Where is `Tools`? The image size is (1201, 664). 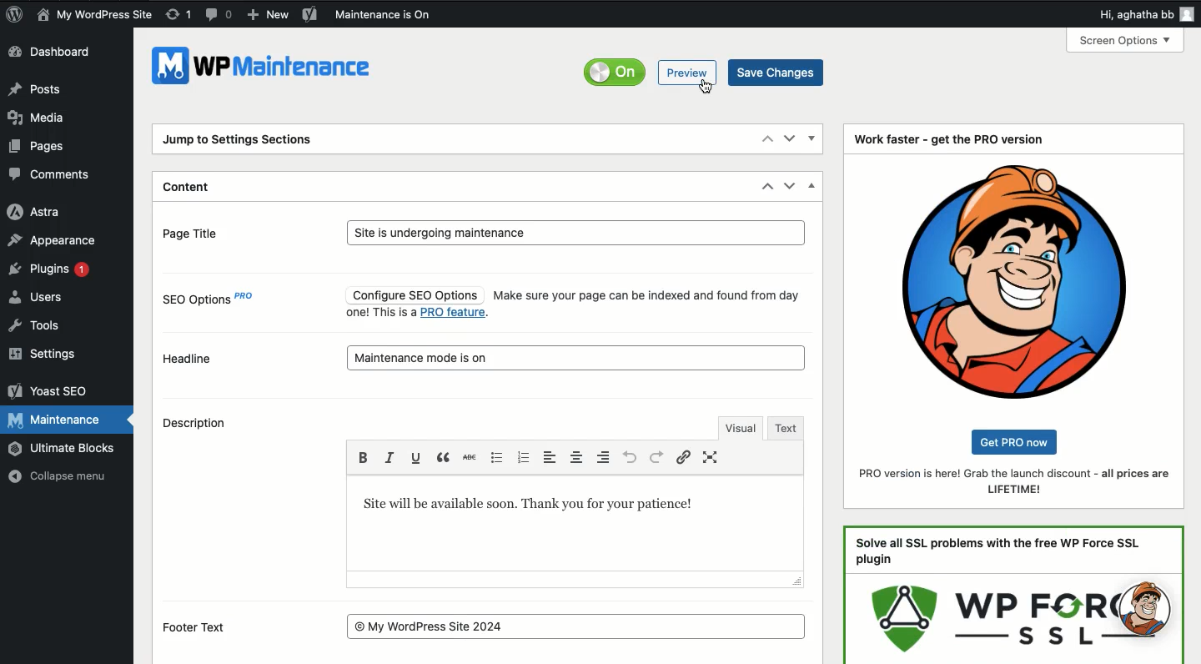 Tools is located at coordinates (35, 327).